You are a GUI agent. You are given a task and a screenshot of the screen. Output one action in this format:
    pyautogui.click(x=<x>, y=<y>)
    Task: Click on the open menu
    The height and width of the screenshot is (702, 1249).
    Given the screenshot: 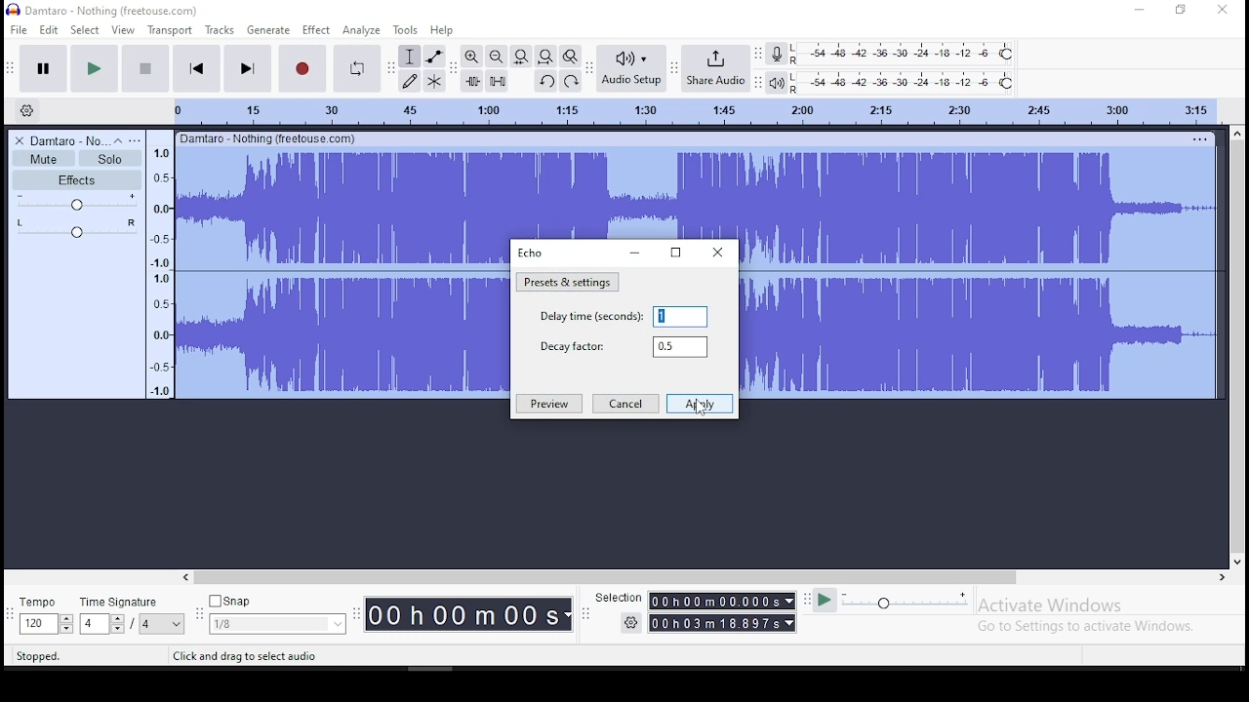 What is the action you would take?
    pyautogui.click(x=138, y=138)
    